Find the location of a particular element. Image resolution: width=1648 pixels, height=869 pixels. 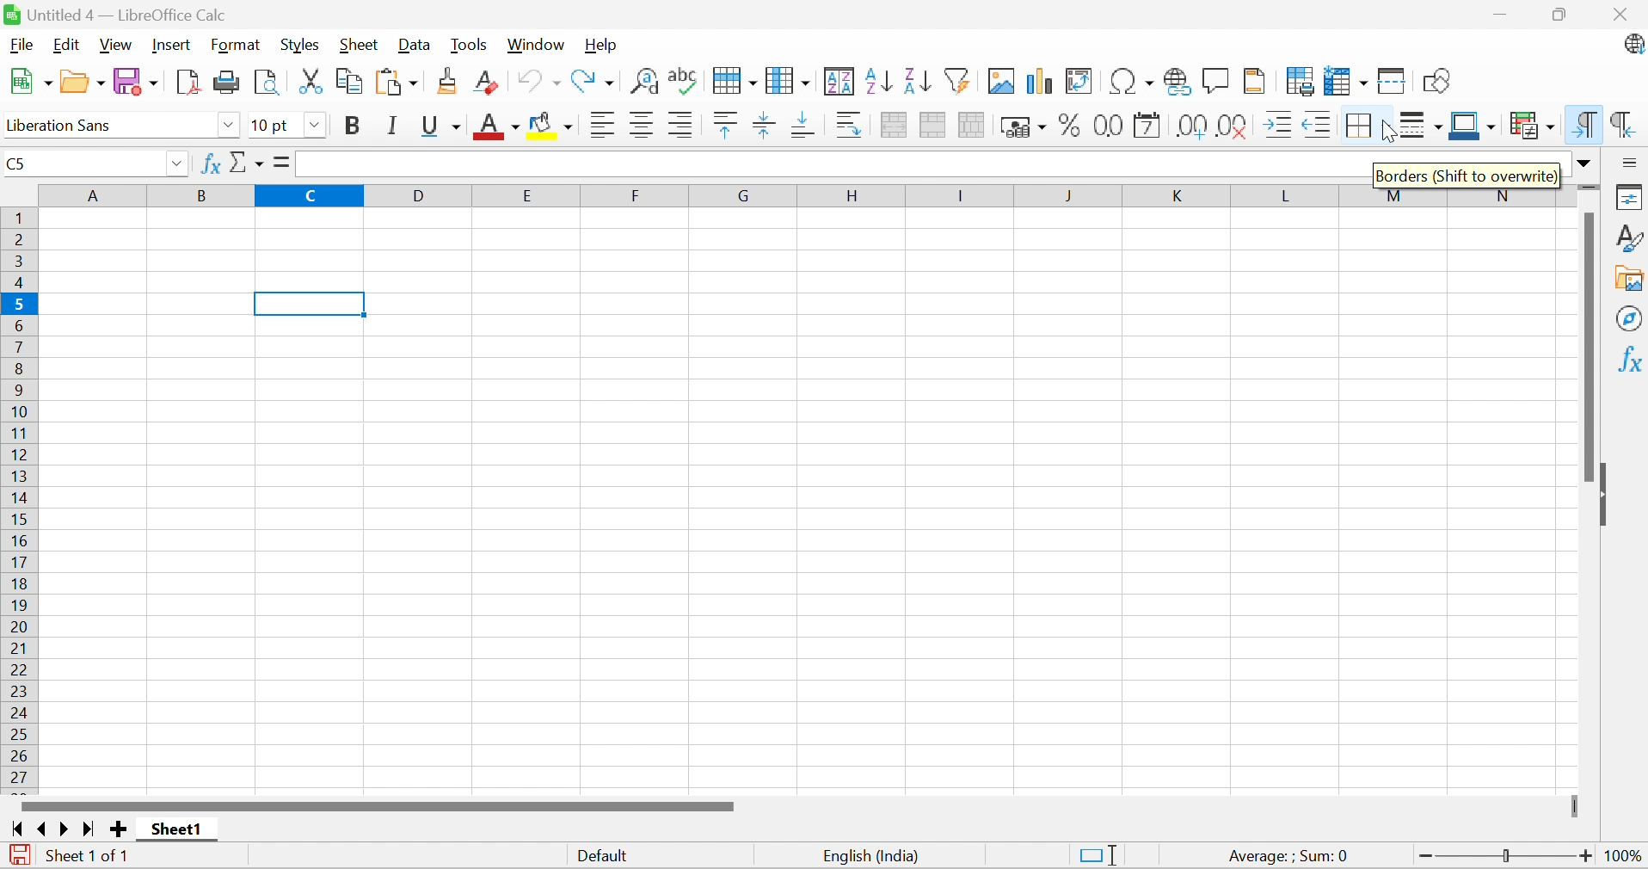

Scroll to previous sheet is located at coordinates (42, 828).